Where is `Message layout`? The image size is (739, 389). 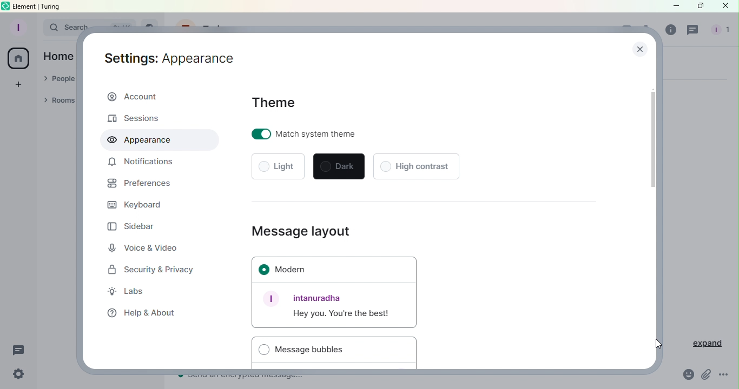 Message layout is located at coordinates (303, 229).